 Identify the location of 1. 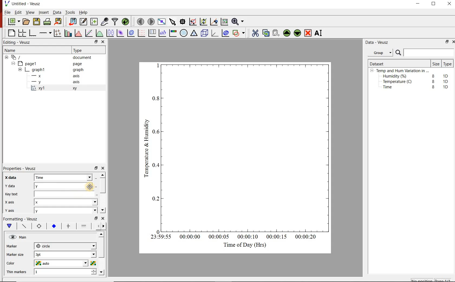
(157, 65).